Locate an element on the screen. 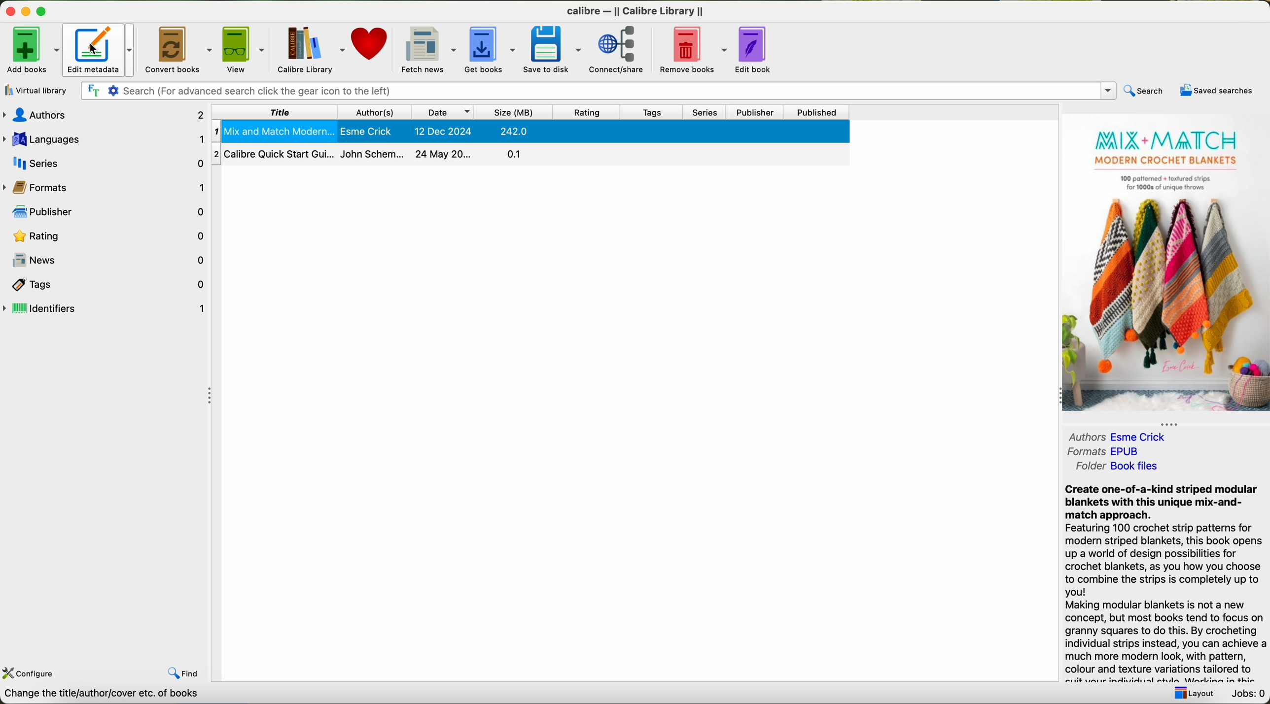  languages is located at coordinates (107, 139).